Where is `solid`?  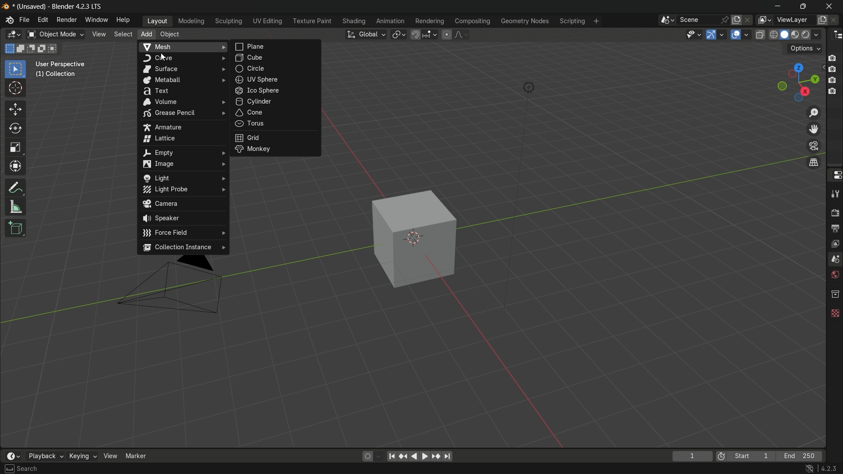
solid is located at coordinates (785, 35).